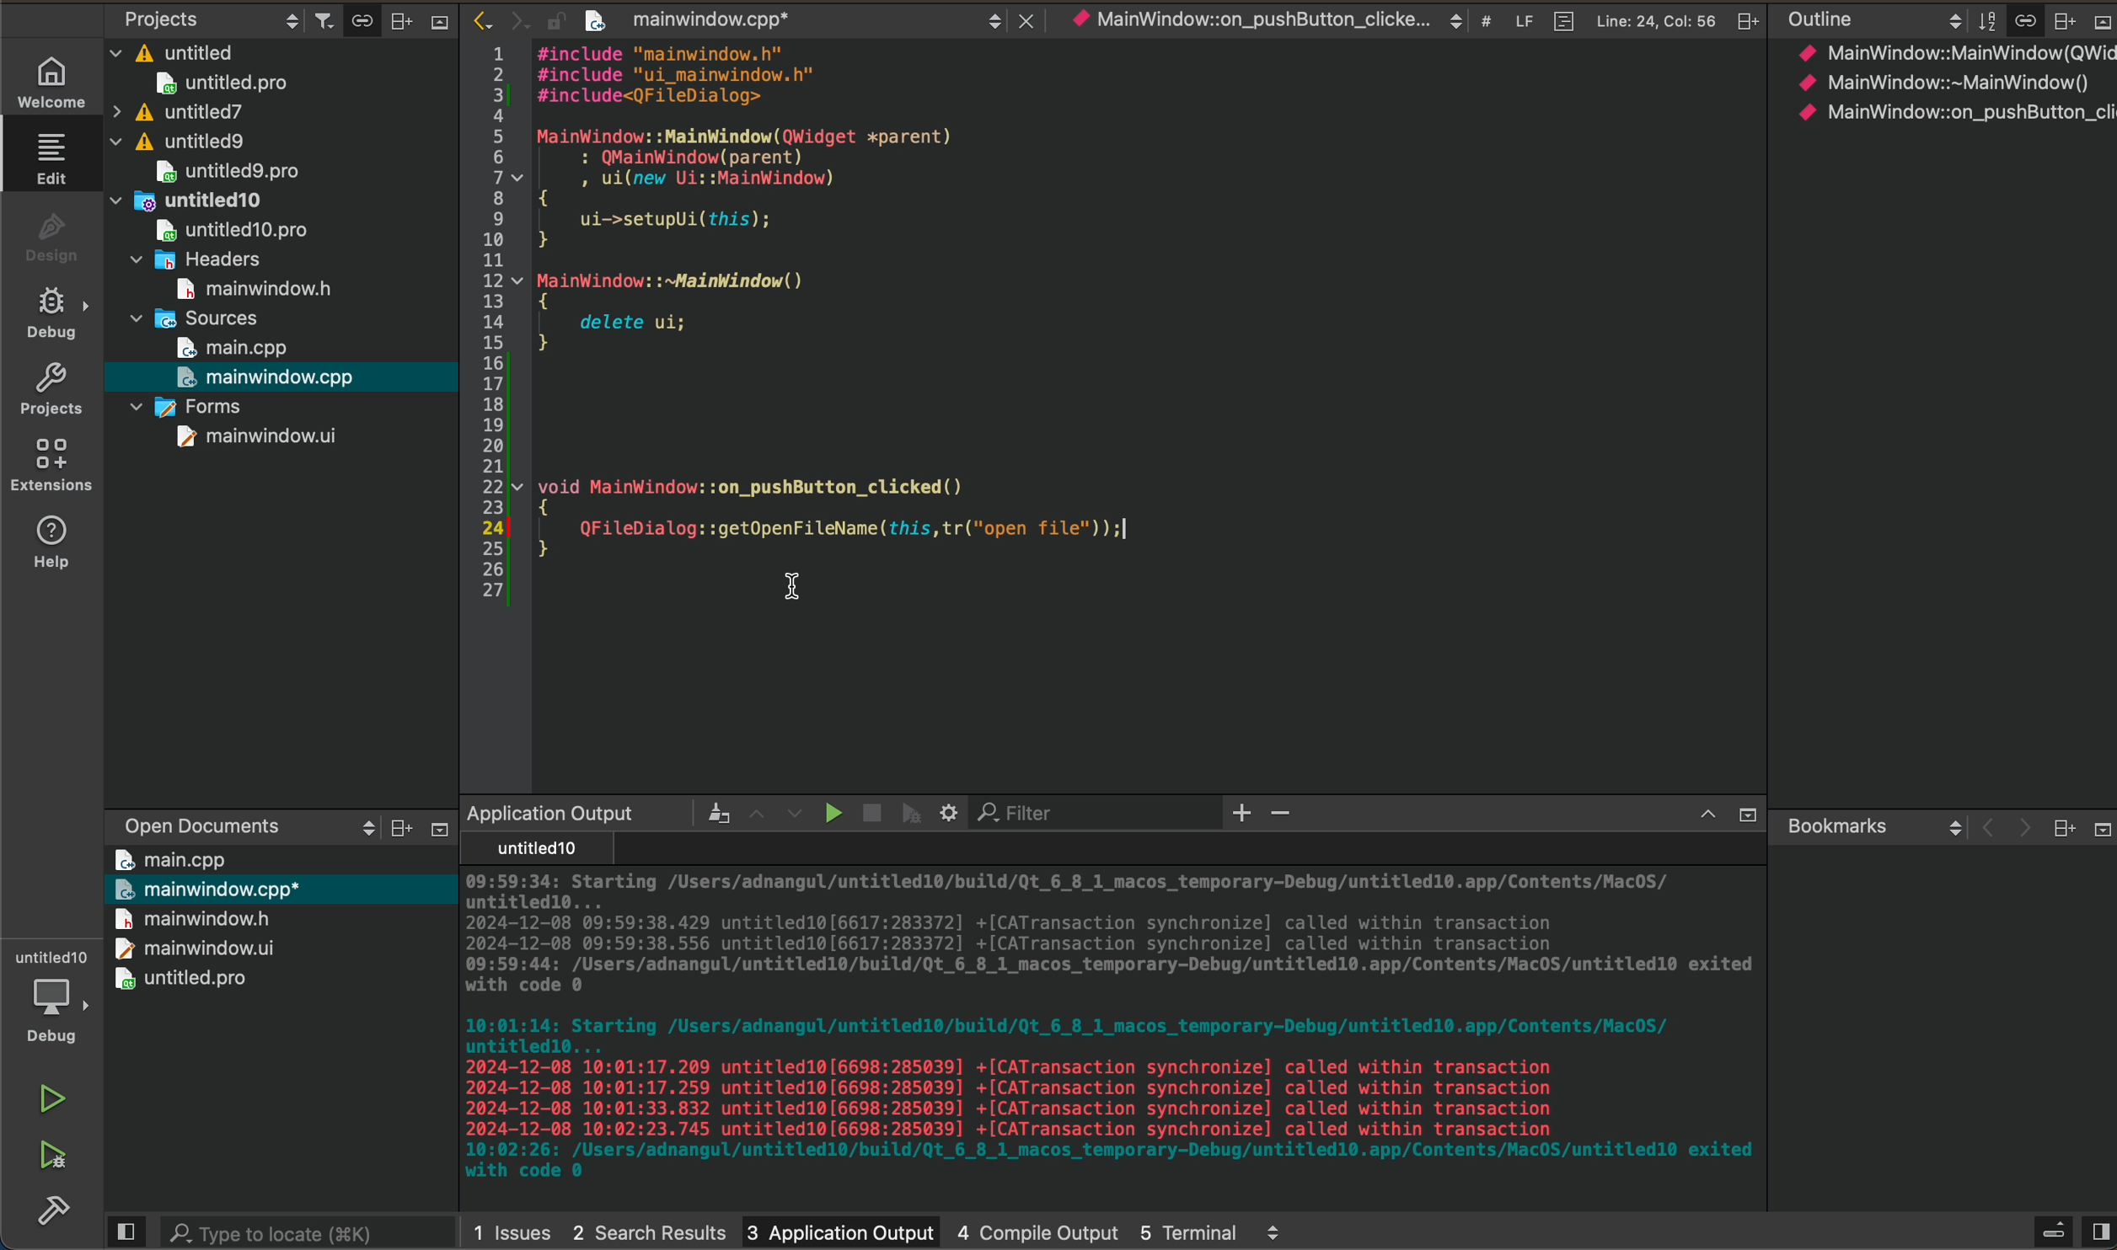 This screenshot has width=2117, height=1250. What do you see at coordinates (174, 49) in the screenshot?
I see `untitled` at bounding box center [174, 49].